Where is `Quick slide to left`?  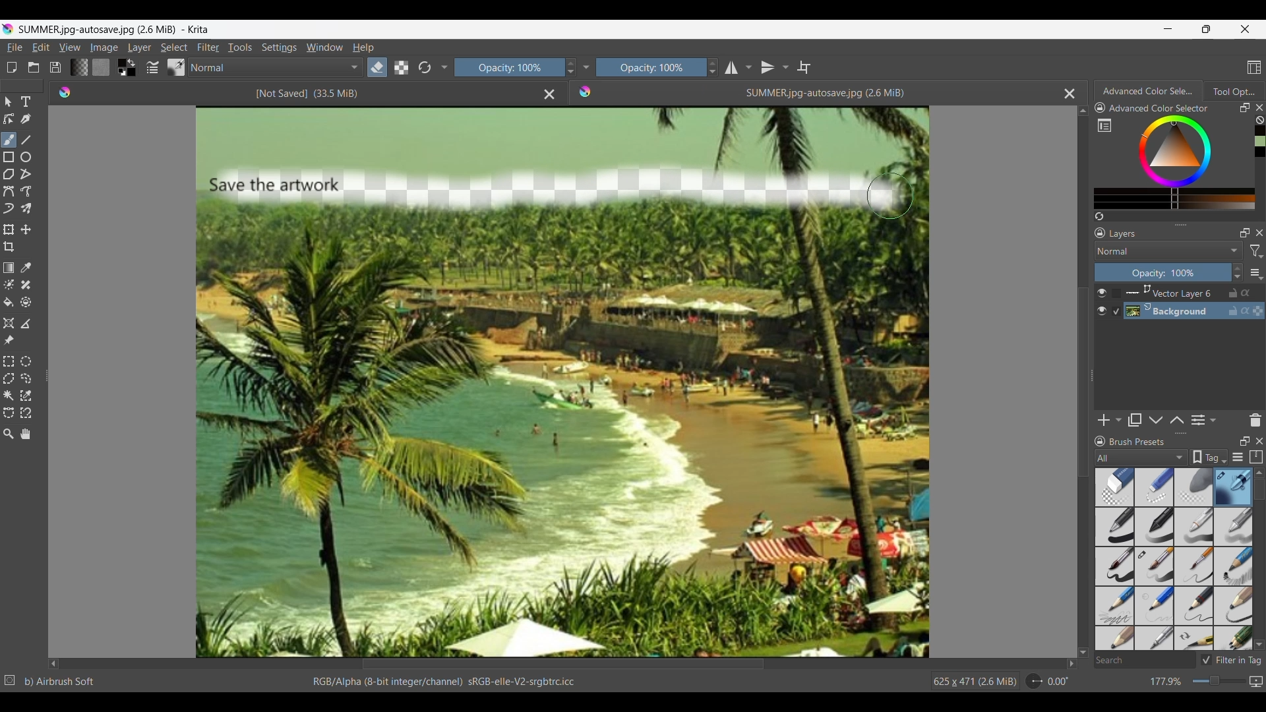 Quick slide to left is located at coordinates (53, 665).